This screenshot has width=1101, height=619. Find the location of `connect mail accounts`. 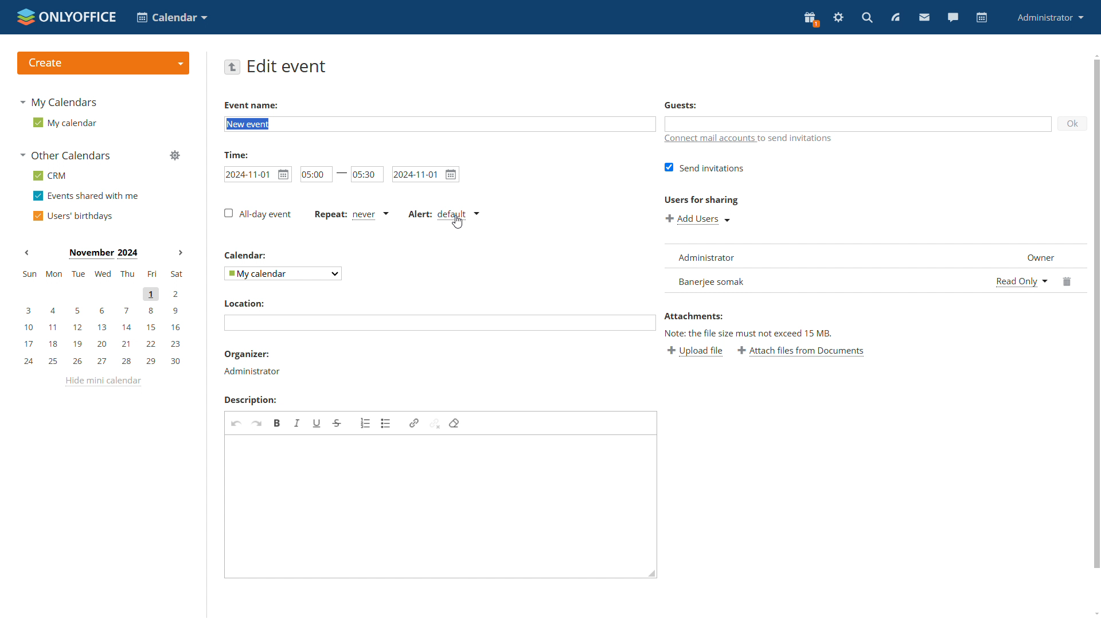

connect mail accounts is located at coordinates (710, 140).